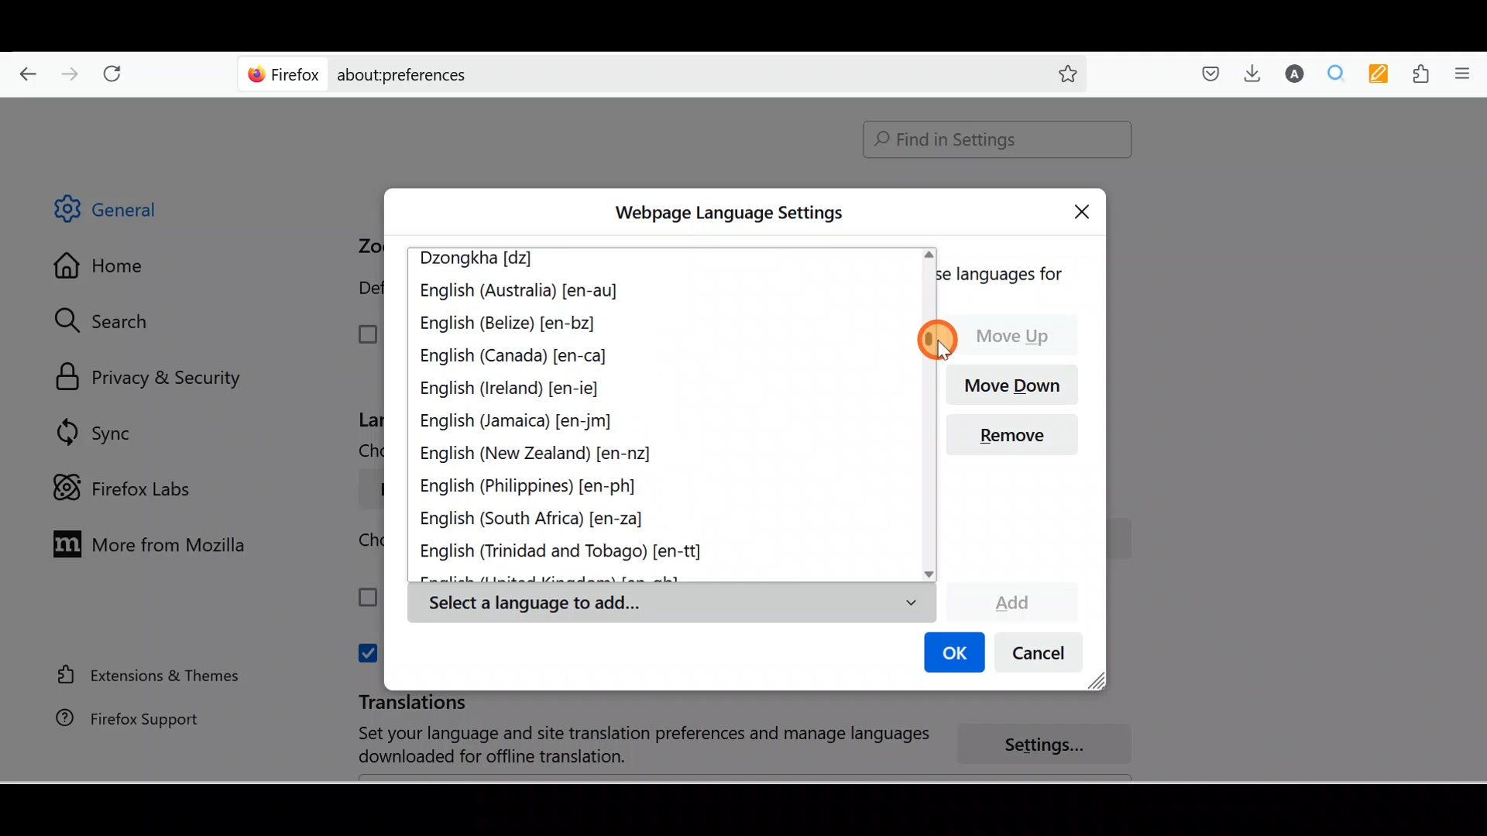 Image resolution: width=1487 pixels, height=836 pixels. I want to click on English (Philippines) [en-ph], so click(531, 489).